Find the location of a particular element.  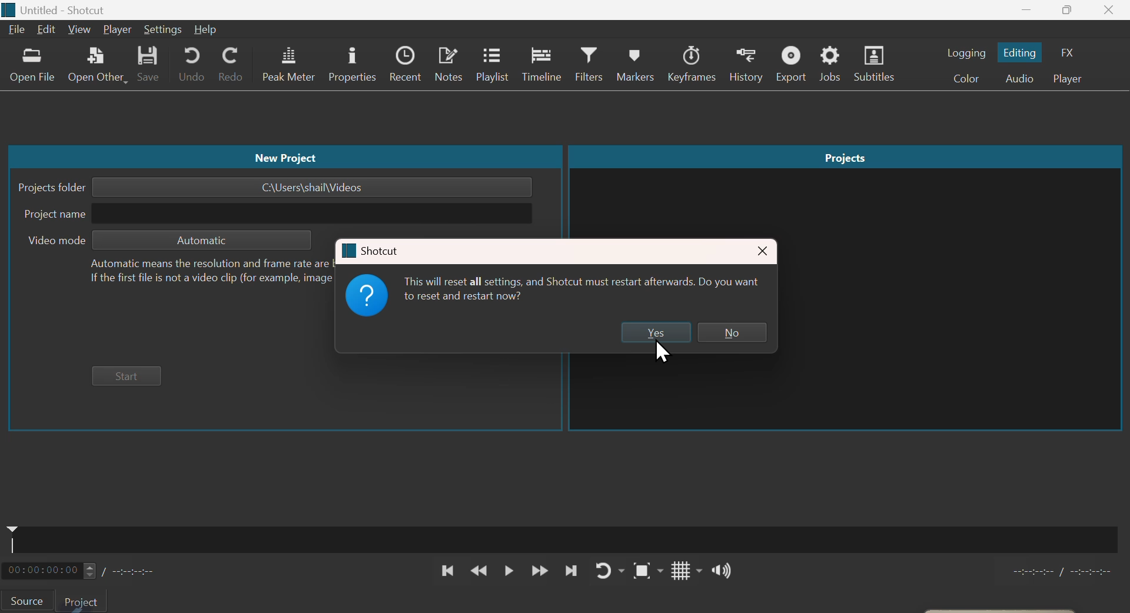

Timeline is located at coordinates (546, 65).